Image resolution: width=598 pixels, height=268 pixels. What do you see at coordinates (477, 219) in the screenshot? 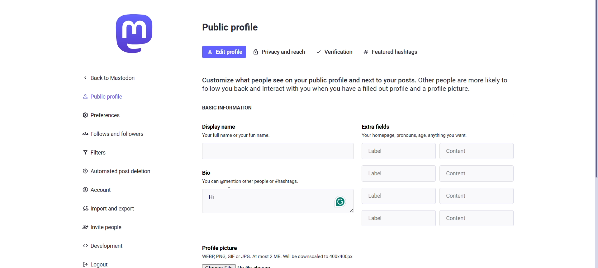
I see `Content` at bounding box center [477, 219].